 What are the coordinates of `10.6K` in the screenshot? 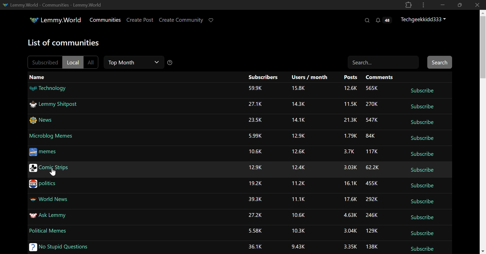 It's located at (255, 152).